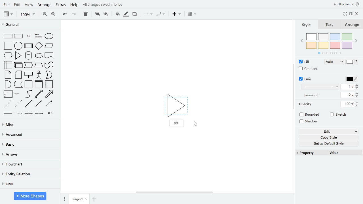  What do you see at coordinates (174, 192) in the screenshot?
I see `horizontal scrollbar` at bounding box center [174, 192].